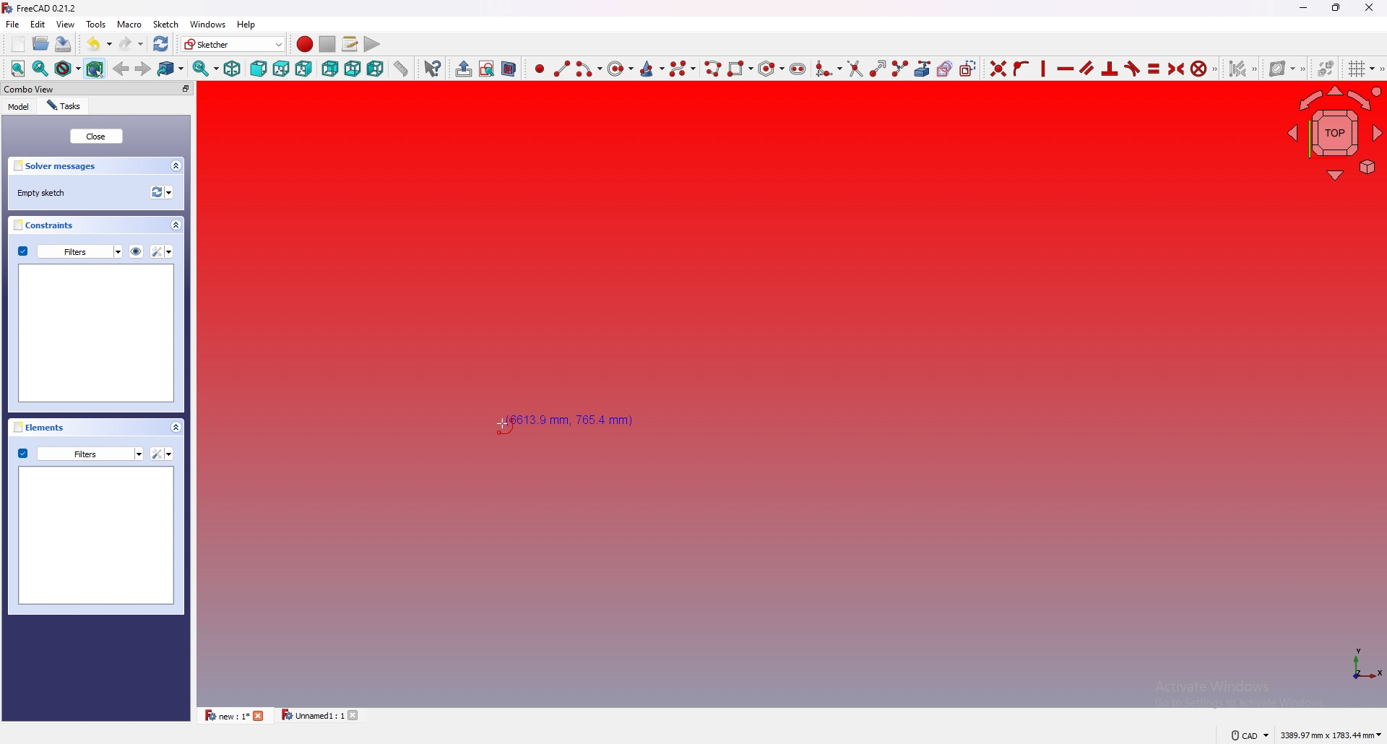 Image resolution: width=1387 pixels, height=744 pixels. What do you see at coordinates (95, 136) in the screenshot?
I see `close` at bounding box center [95, 136].